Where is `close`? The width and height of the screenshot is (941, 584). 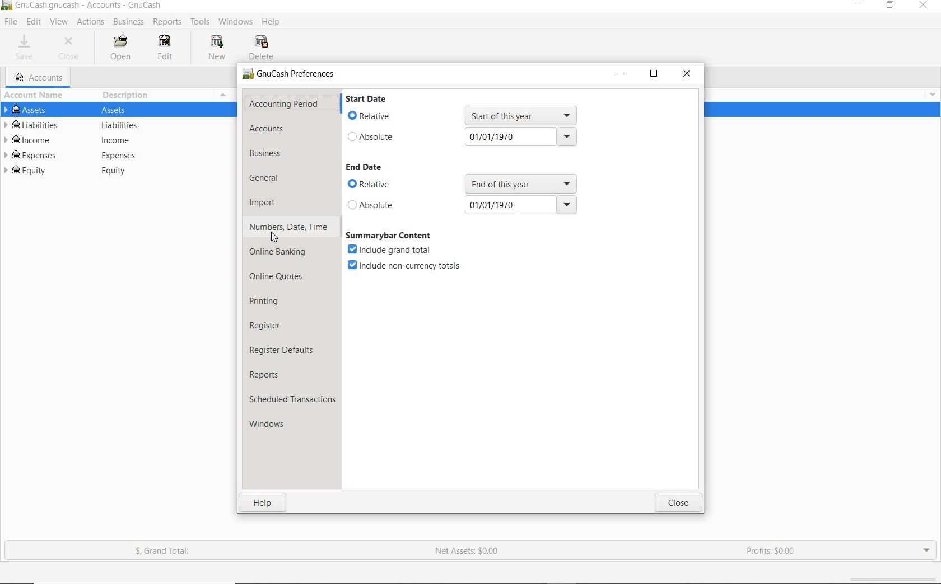
close is located at coordinates (687, 74).